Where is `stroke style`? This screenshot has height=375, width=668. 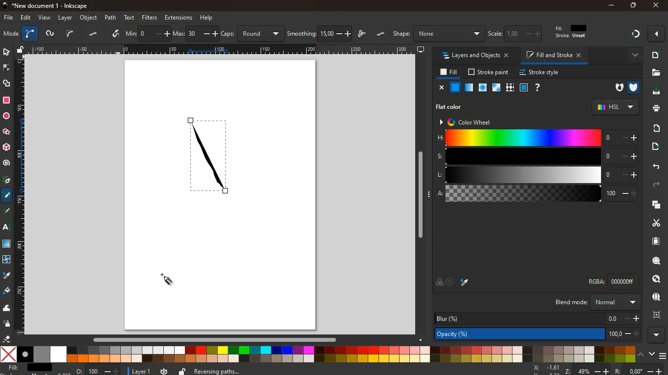
stroke style is located at coordinates (541, 73).